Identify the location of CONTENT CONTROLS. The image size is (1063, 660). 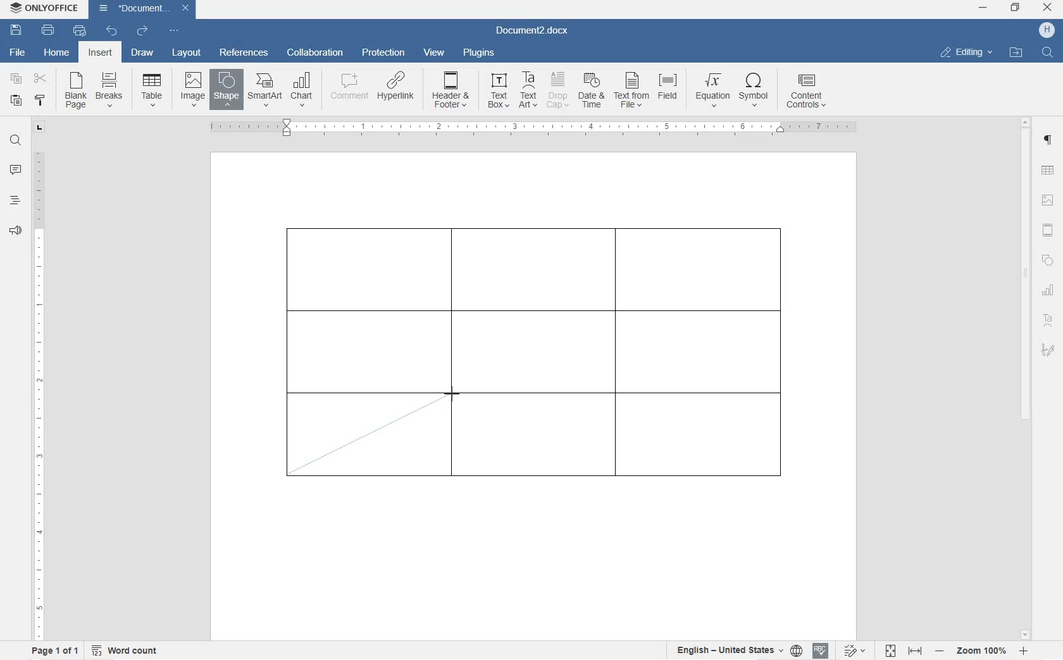
(804, 93).